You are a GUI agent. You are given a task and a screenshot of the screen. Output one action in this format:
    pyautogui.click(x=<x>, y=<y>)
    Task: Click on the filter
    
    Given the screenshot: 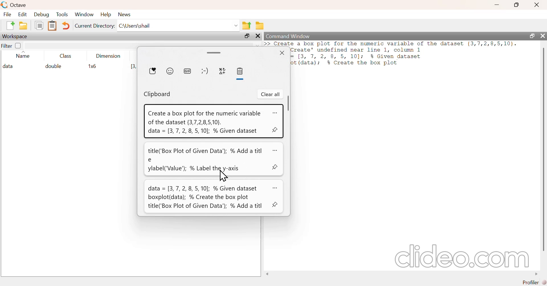 What is the action you would take?
    pyautogui.click(x=12, y=45)
    